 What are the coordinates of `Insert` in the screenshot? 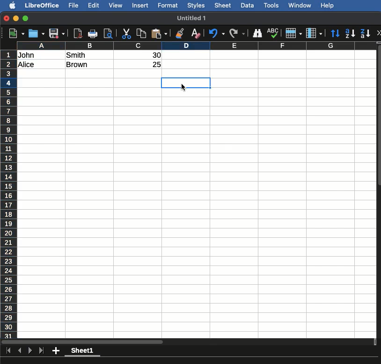 It's located at (141, 7).